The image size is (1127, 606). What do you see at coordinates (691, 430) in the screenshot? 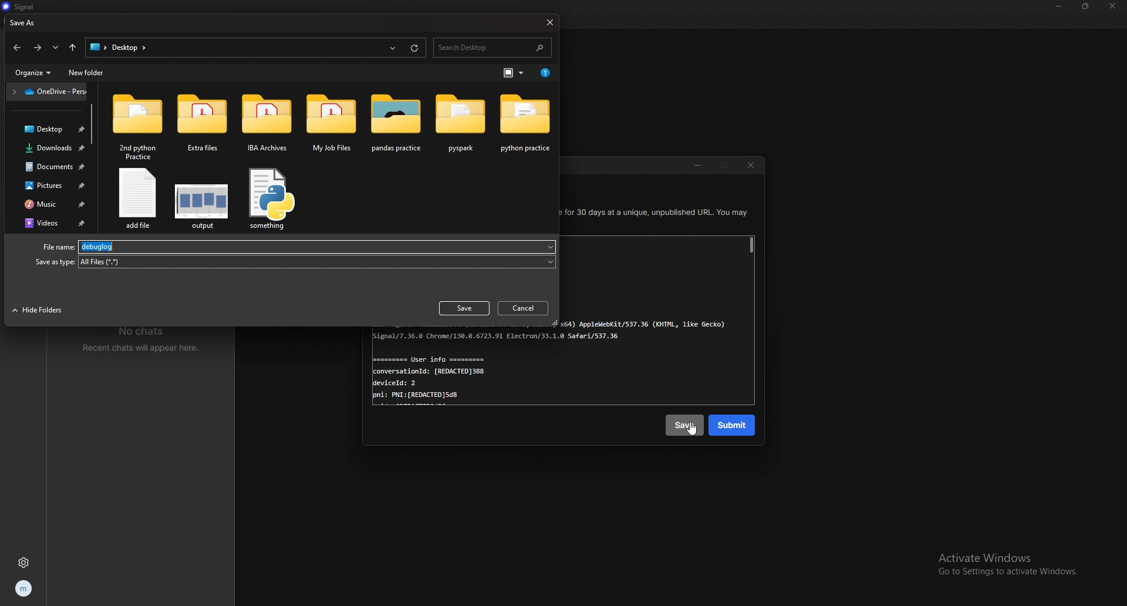
I see `cursor` at bounding box center [691, 430].